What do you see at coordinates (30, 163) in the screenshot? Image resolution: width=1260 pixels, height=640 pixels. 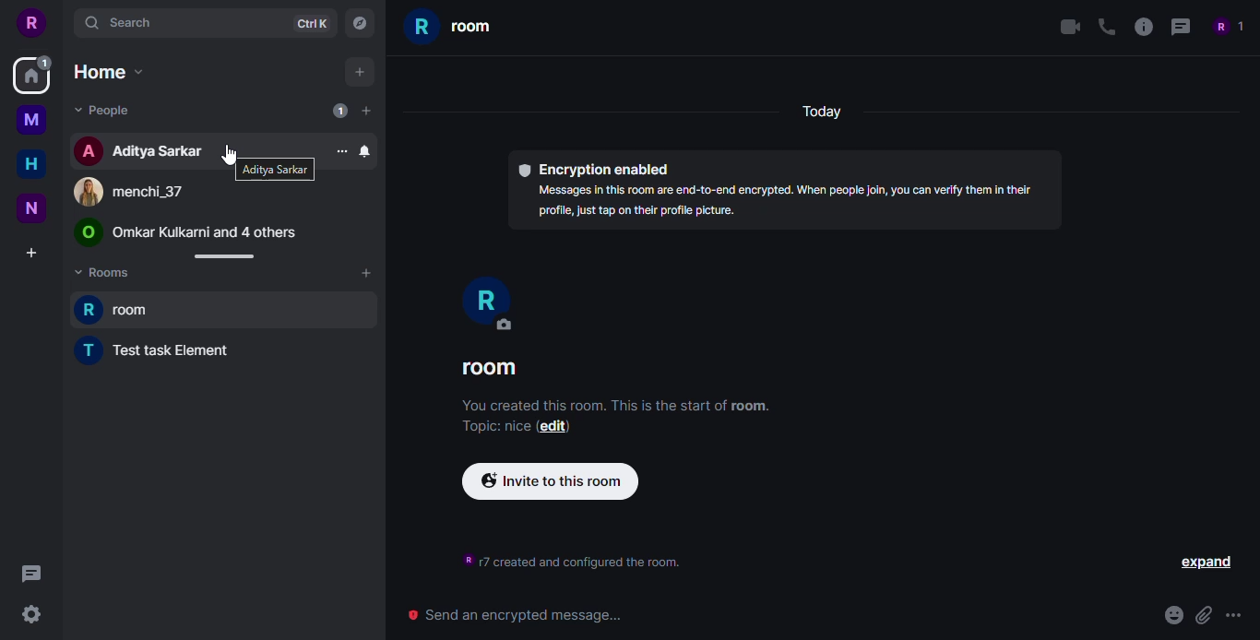 I see `home` at bounding box center [30, 163].